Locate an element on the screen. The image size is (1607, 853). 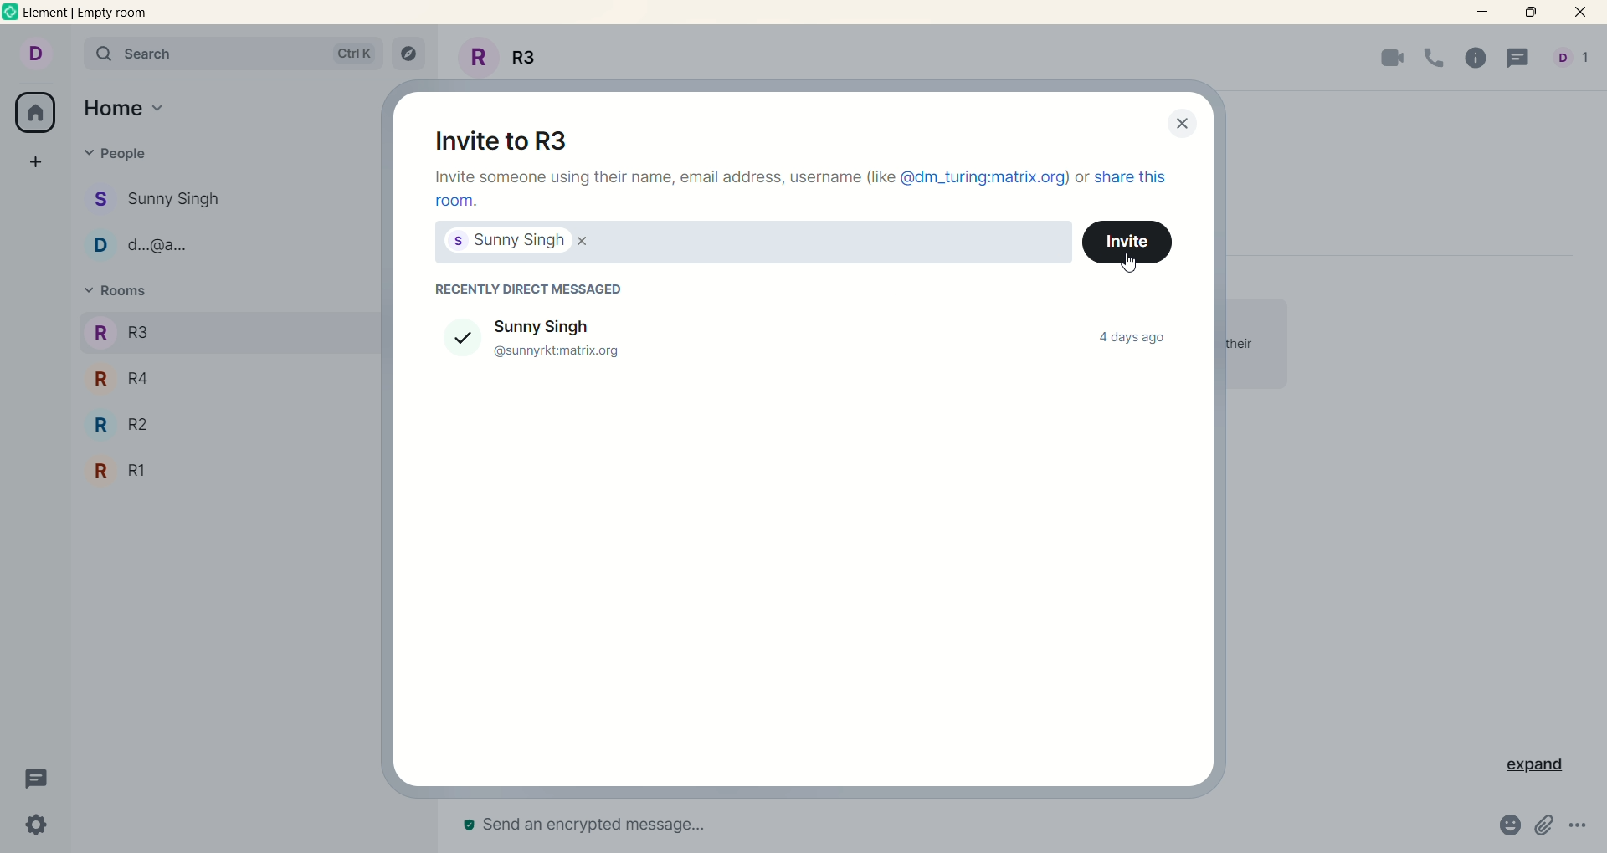
R R3 is located at coordinates (121, 332).